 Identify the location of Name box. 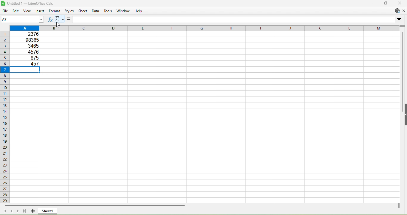
(37, 19).